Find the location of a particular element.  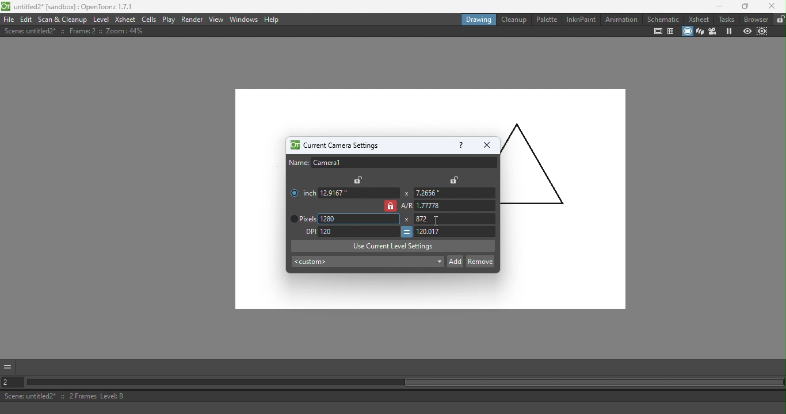

Enter pixels is located at coordinates (360, 219).